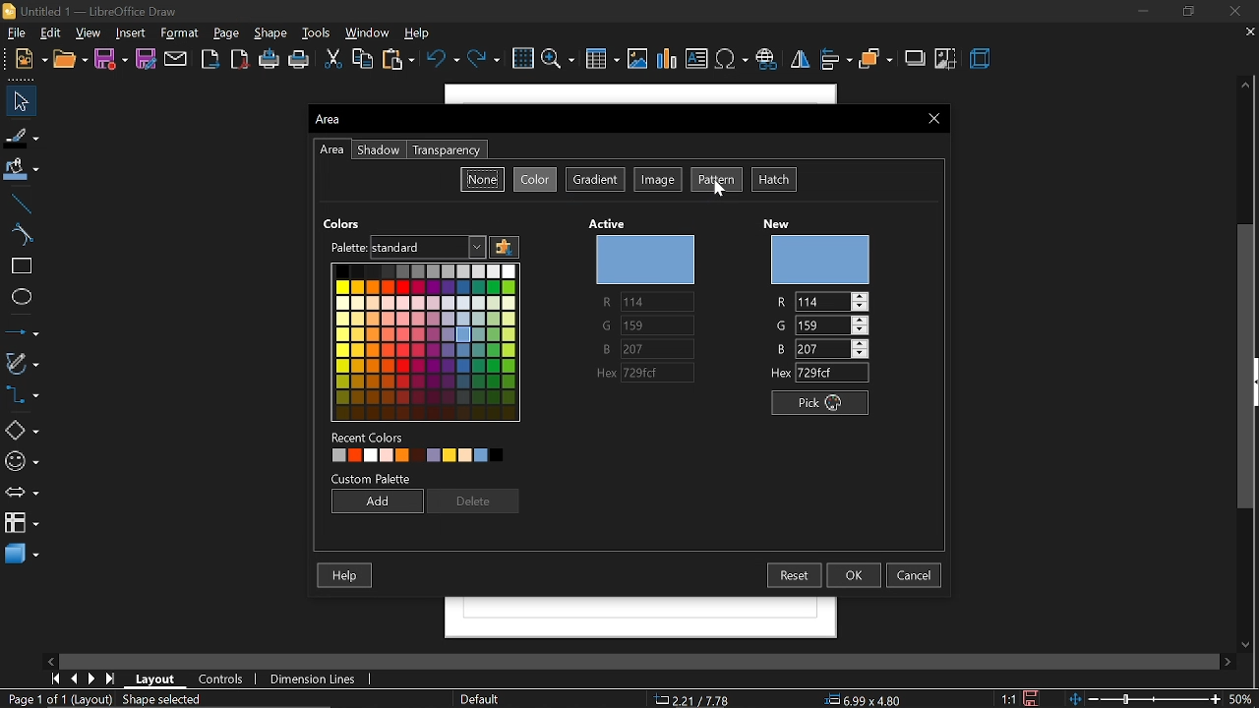 This screenshot has width=1259, height=708. What do you see at coordinates (634, 659) in the screenshot?
I see `Horizantal Sidebar` at bounding box center [634, 659].